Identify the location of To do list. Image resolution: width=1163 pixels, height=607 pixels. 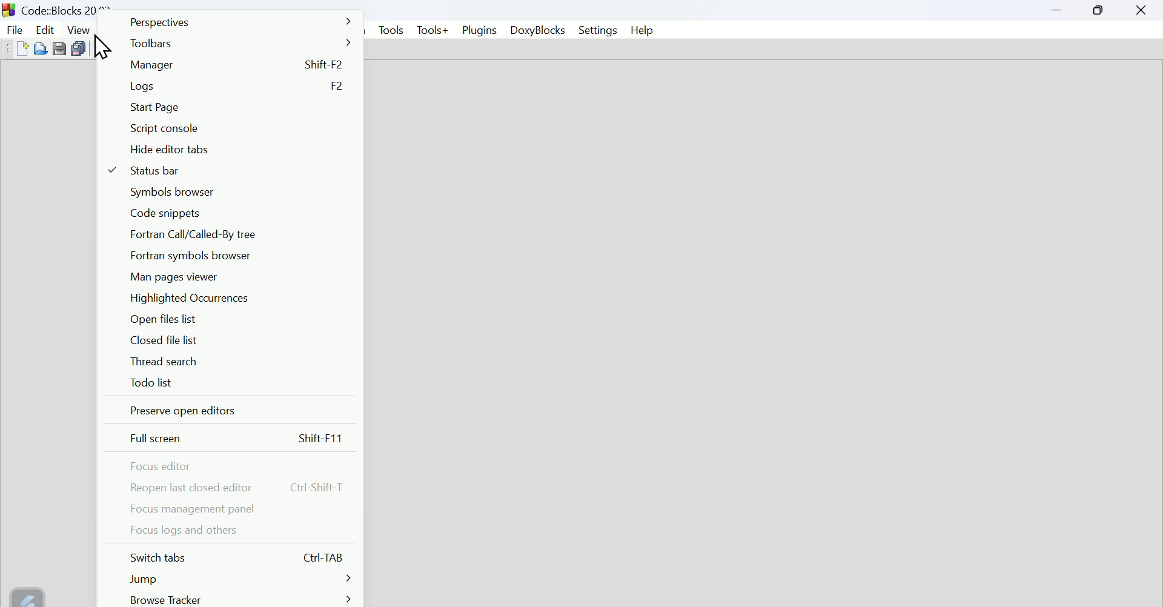
(153, 384).